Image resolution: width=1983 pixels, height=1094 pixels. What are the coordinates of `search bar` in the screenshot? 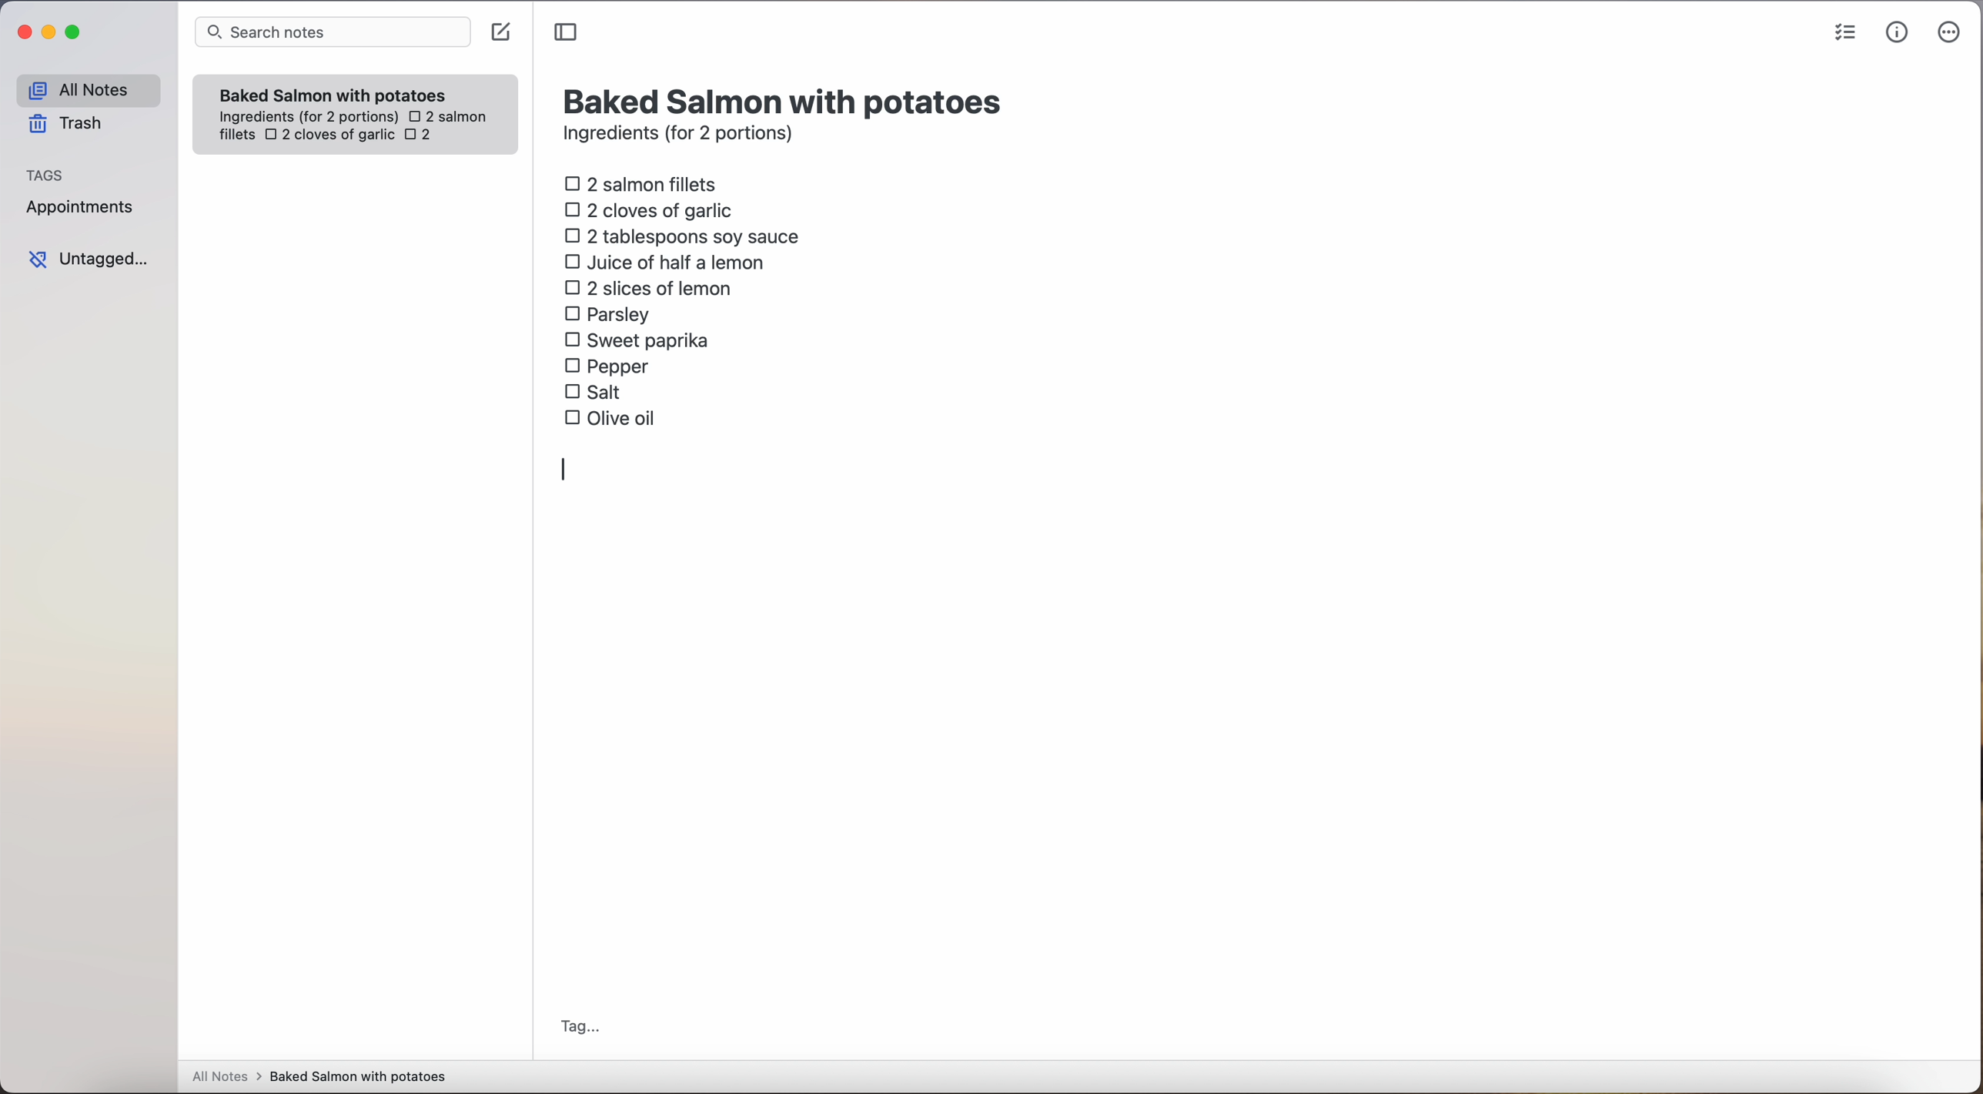 It's located at (331, 34).